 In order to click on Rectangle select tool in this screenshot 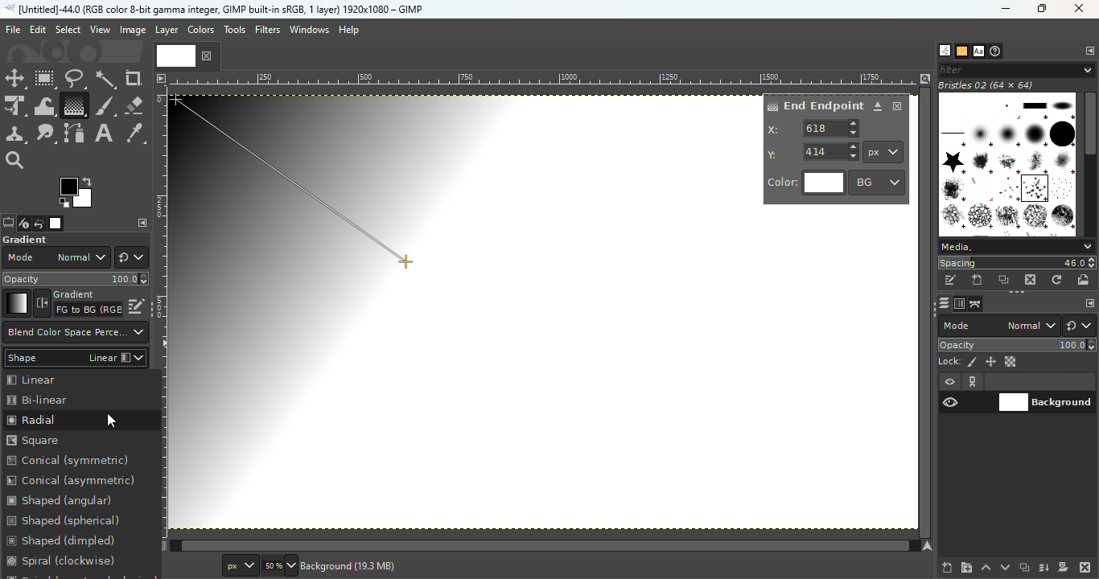, I will do `click(46, 80)`.